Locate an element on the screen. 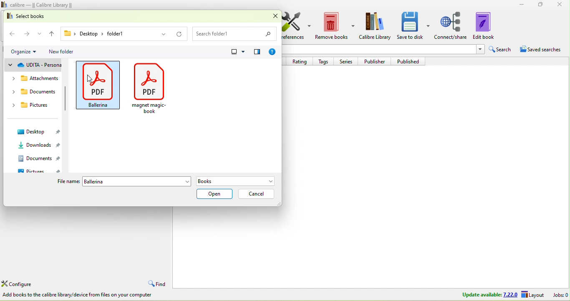  search folder 1 is located at coordinates (237, 33).